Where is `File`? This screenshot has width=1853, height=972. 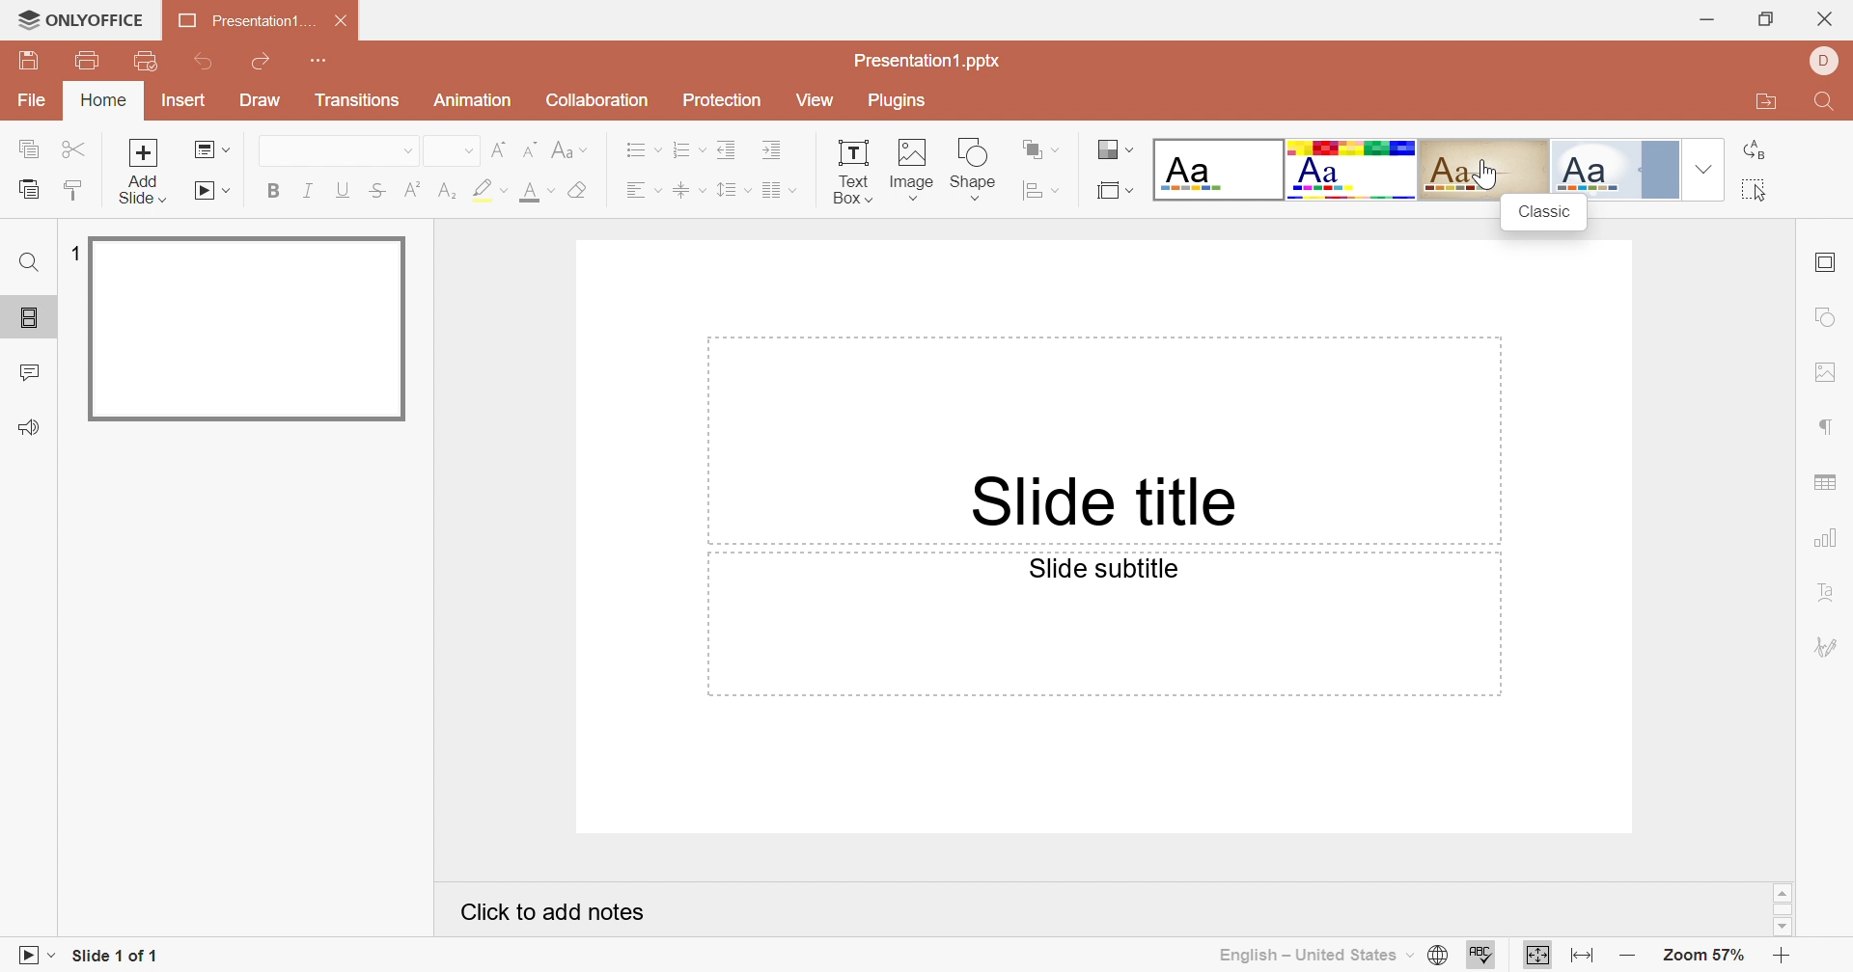 File is located at coordinates (34, 100).